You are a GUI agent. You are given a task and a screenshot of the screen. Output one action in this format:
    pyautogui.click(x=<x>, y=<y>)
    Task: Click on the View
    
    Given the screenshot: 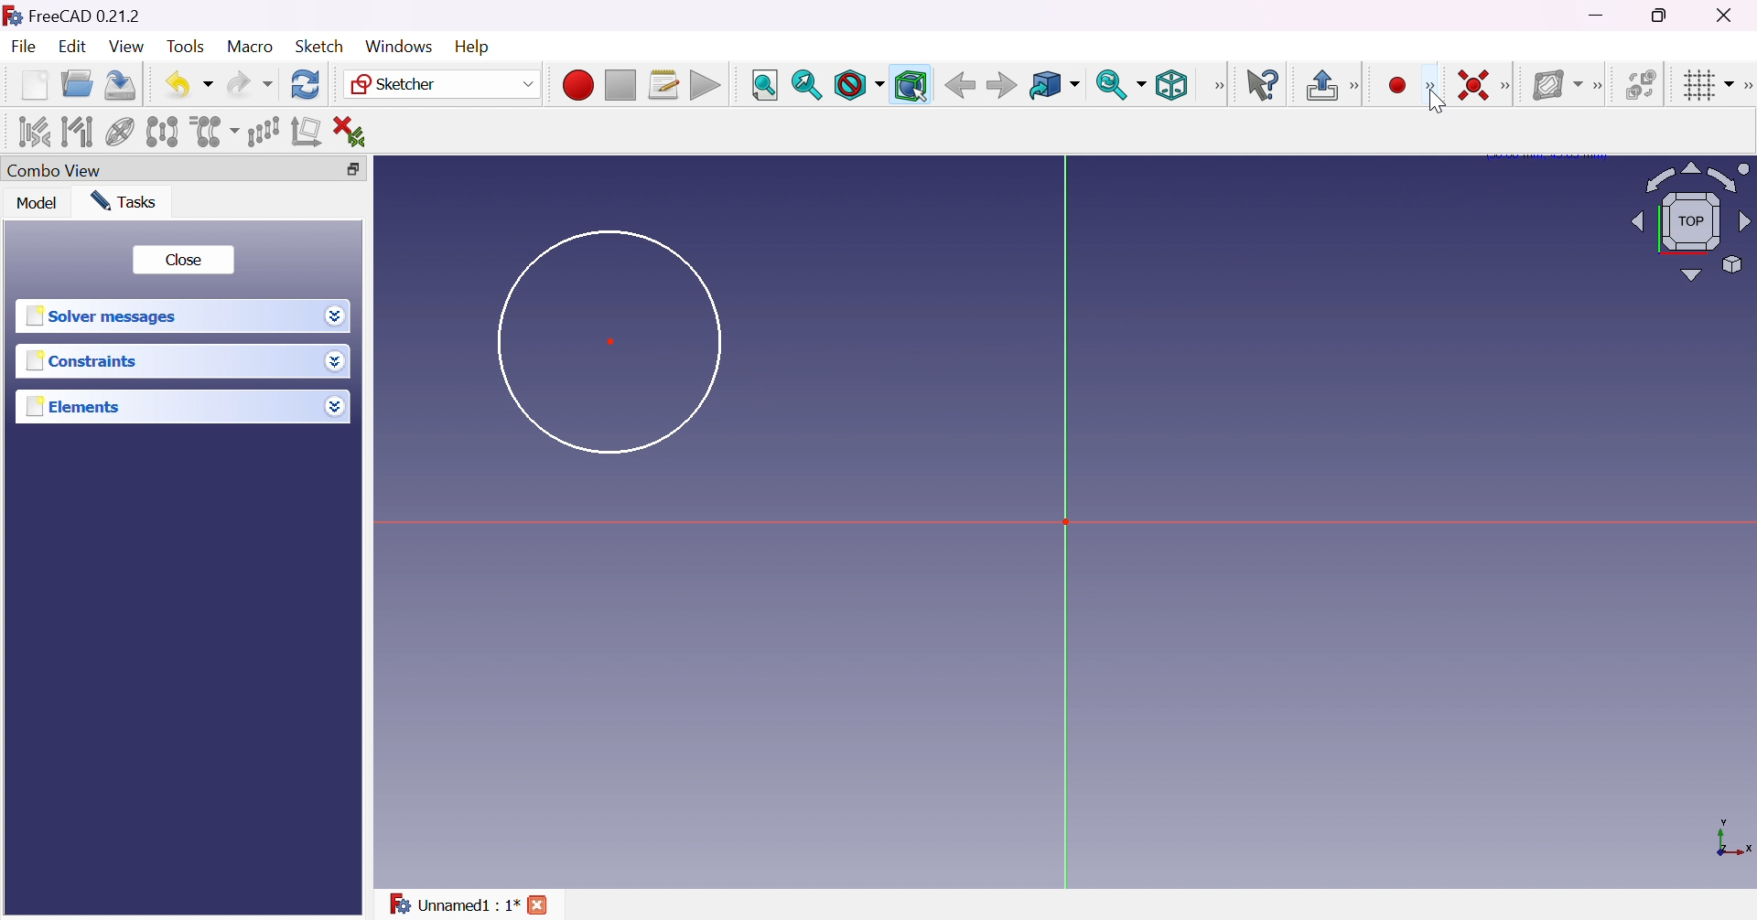 What is the action you would take?
    pyautogui.click(x=1220, y=85)
    